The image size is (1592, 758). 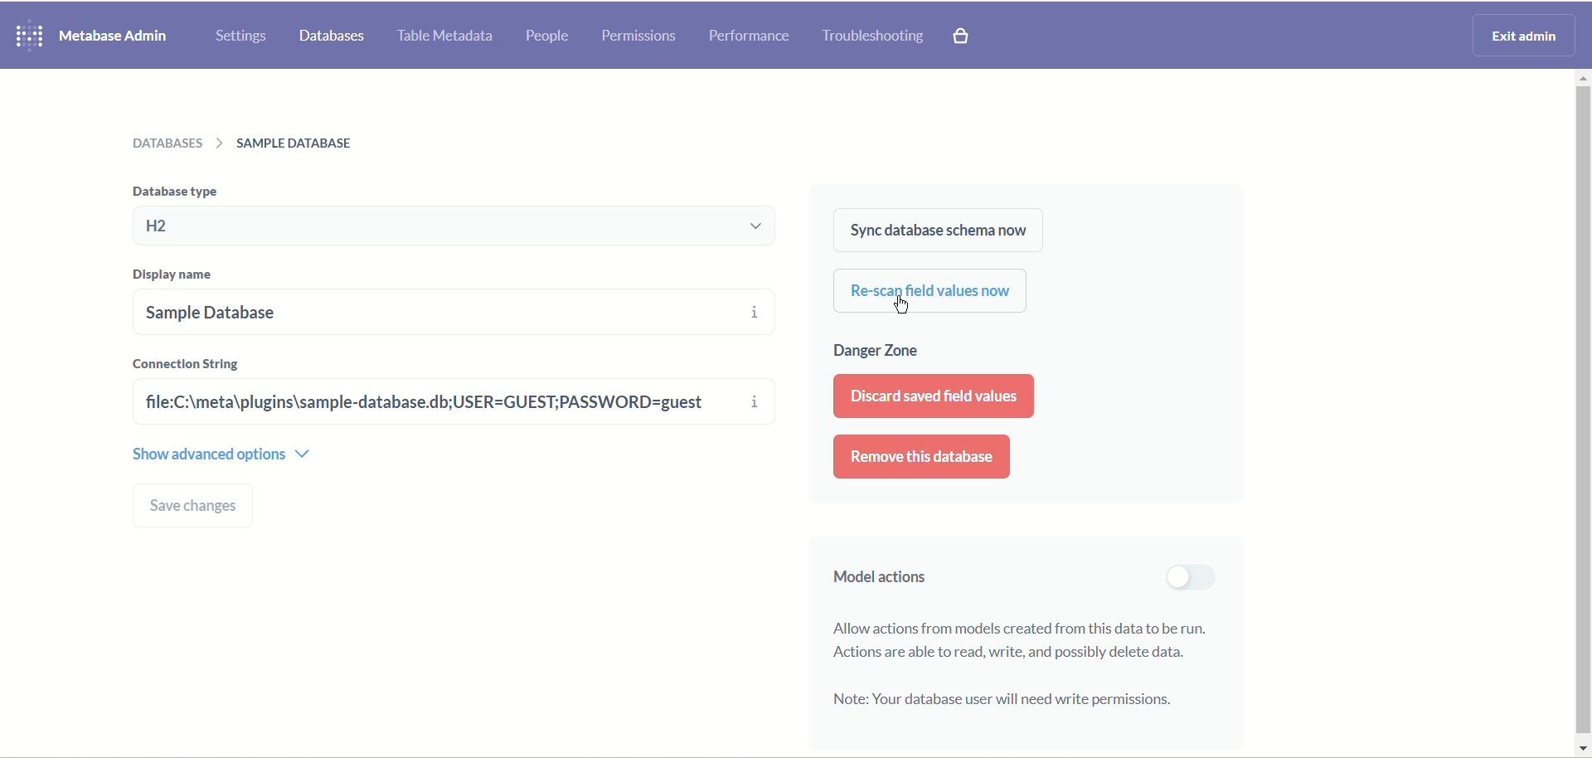 What do you see at coordinates (757, 361) in the screenshot?
I see `information` at bounding box center [757, 361].